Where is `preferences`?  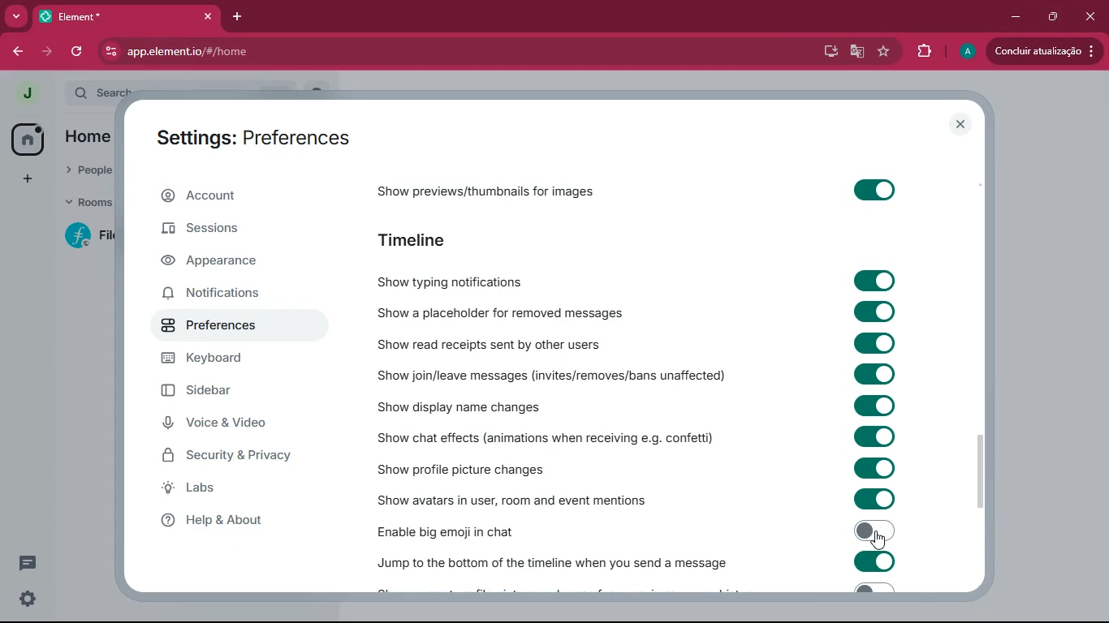 preferences is located at coordinates (230, 327).